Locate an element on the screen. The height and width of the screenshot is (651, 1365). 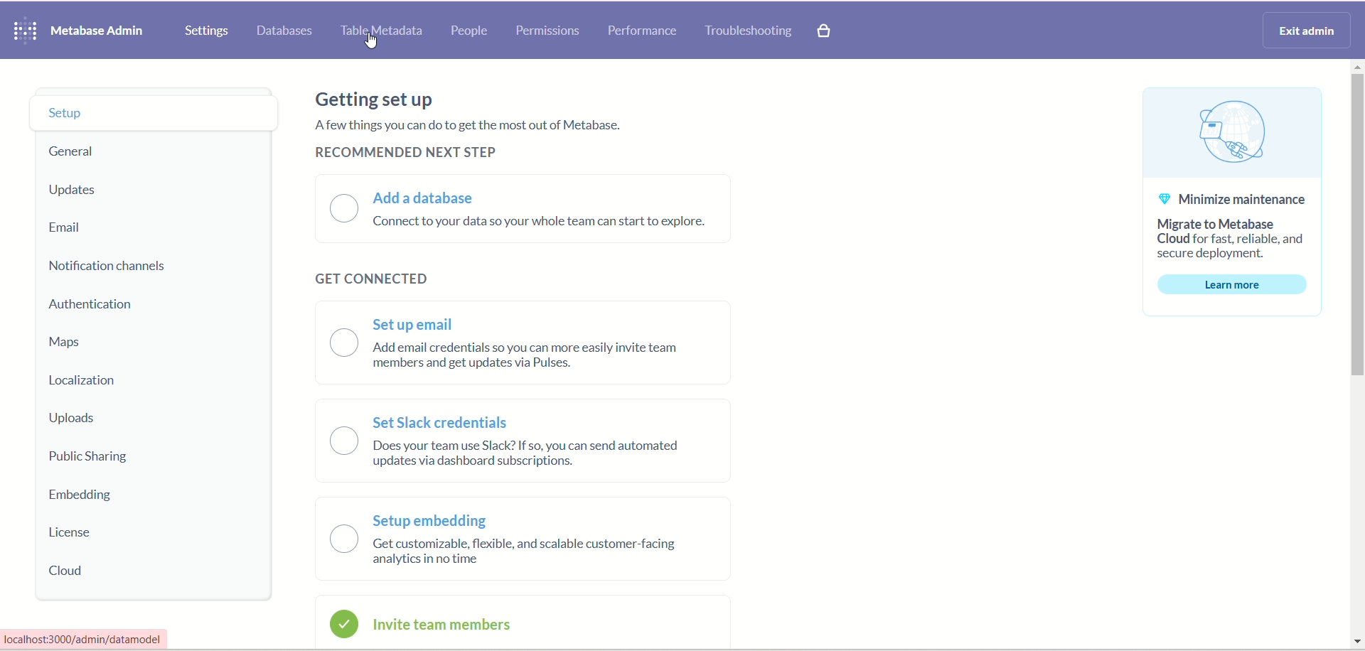
maps is located at coordinates (69, 343).